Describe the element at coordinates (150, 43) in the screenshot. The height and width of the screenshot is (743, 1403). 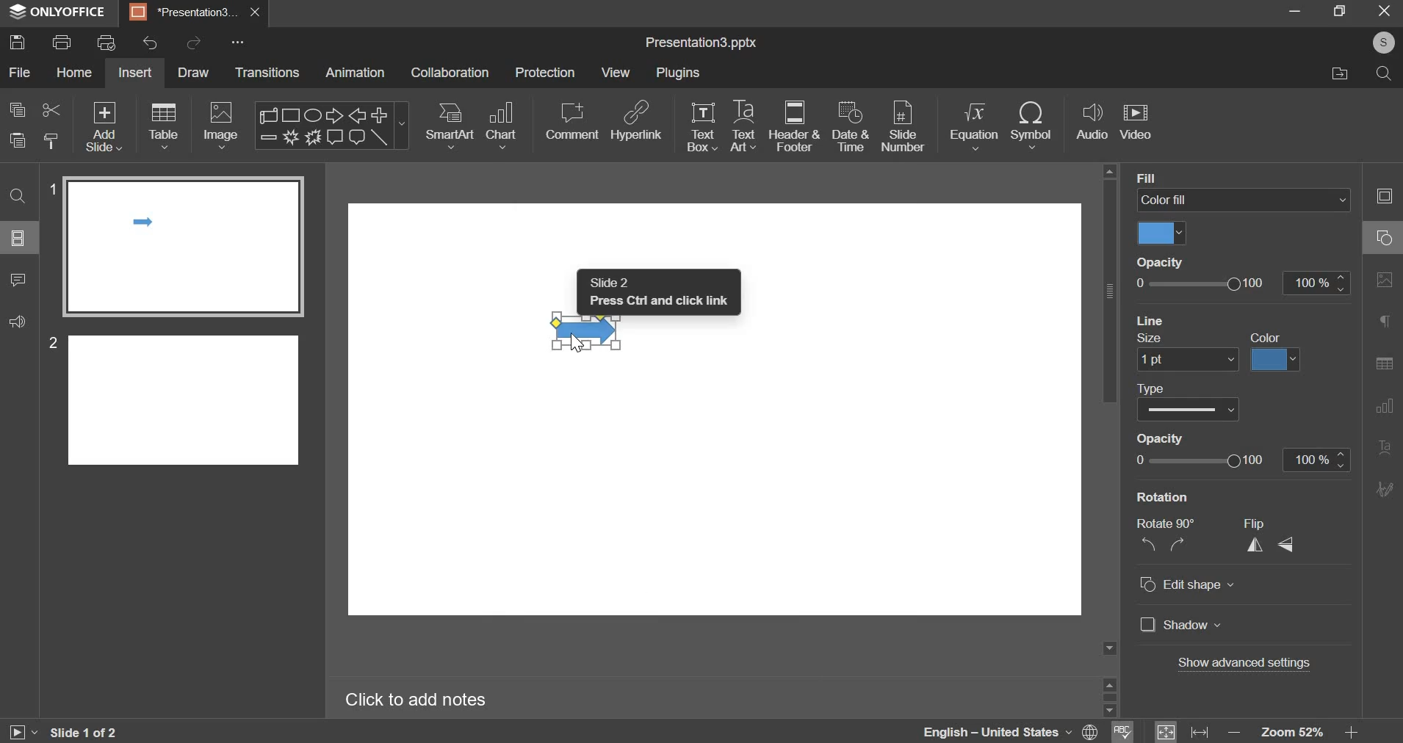
I see `undo` at that location.